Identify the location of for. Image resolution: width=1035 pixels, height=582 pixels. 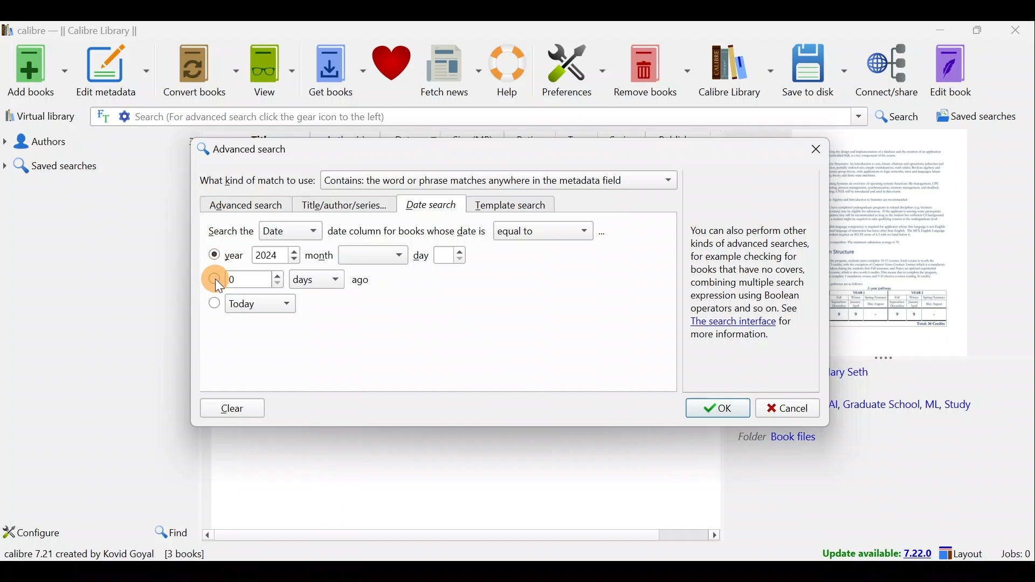
(786, 322).